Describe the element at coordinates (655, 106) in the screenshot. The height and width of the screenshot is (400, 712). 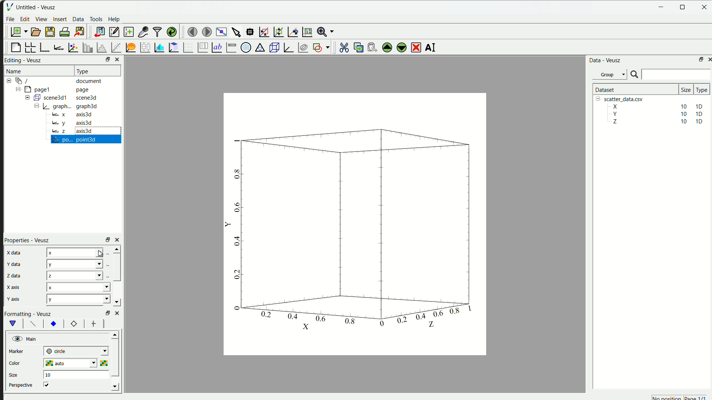
I see `X 10 10` at that location.